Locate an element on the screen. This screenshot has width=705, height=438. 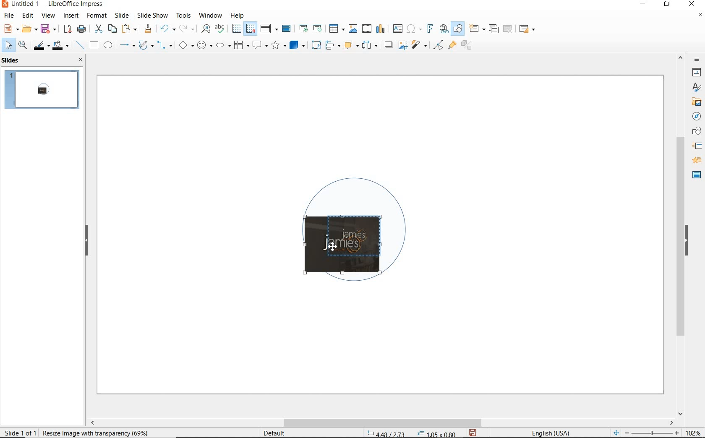
callout shapes is located at coordinates (258, 46).